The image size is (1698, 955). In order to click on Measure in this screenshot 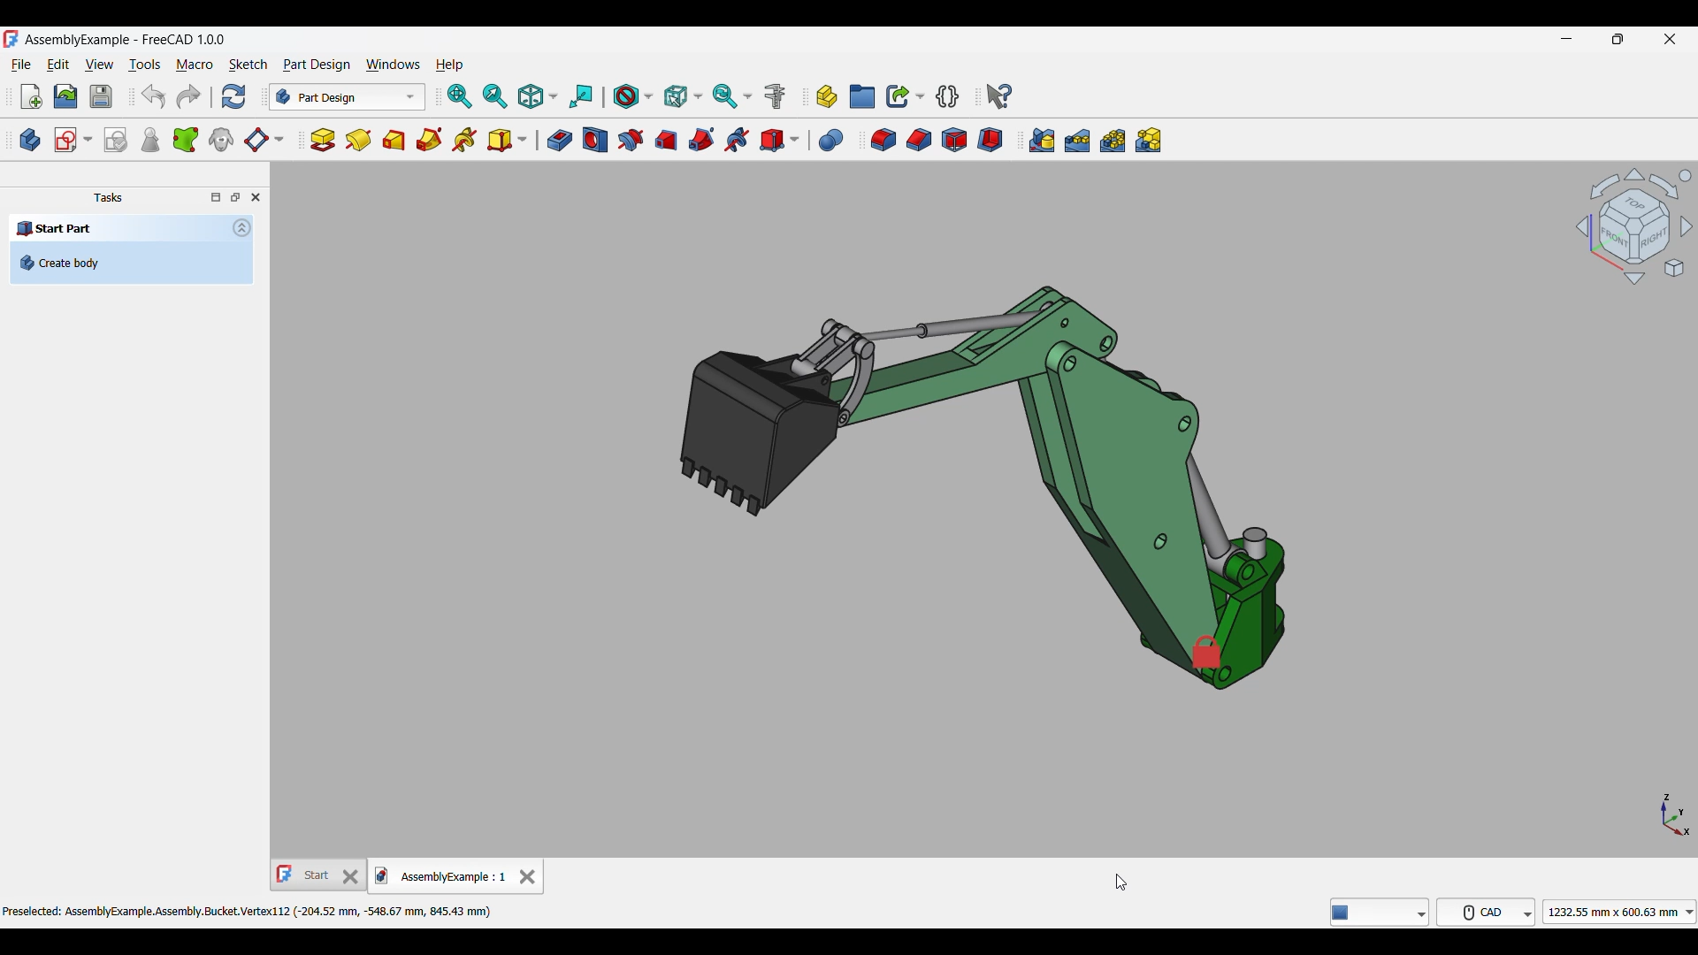, I will do `click(775, 97)`.